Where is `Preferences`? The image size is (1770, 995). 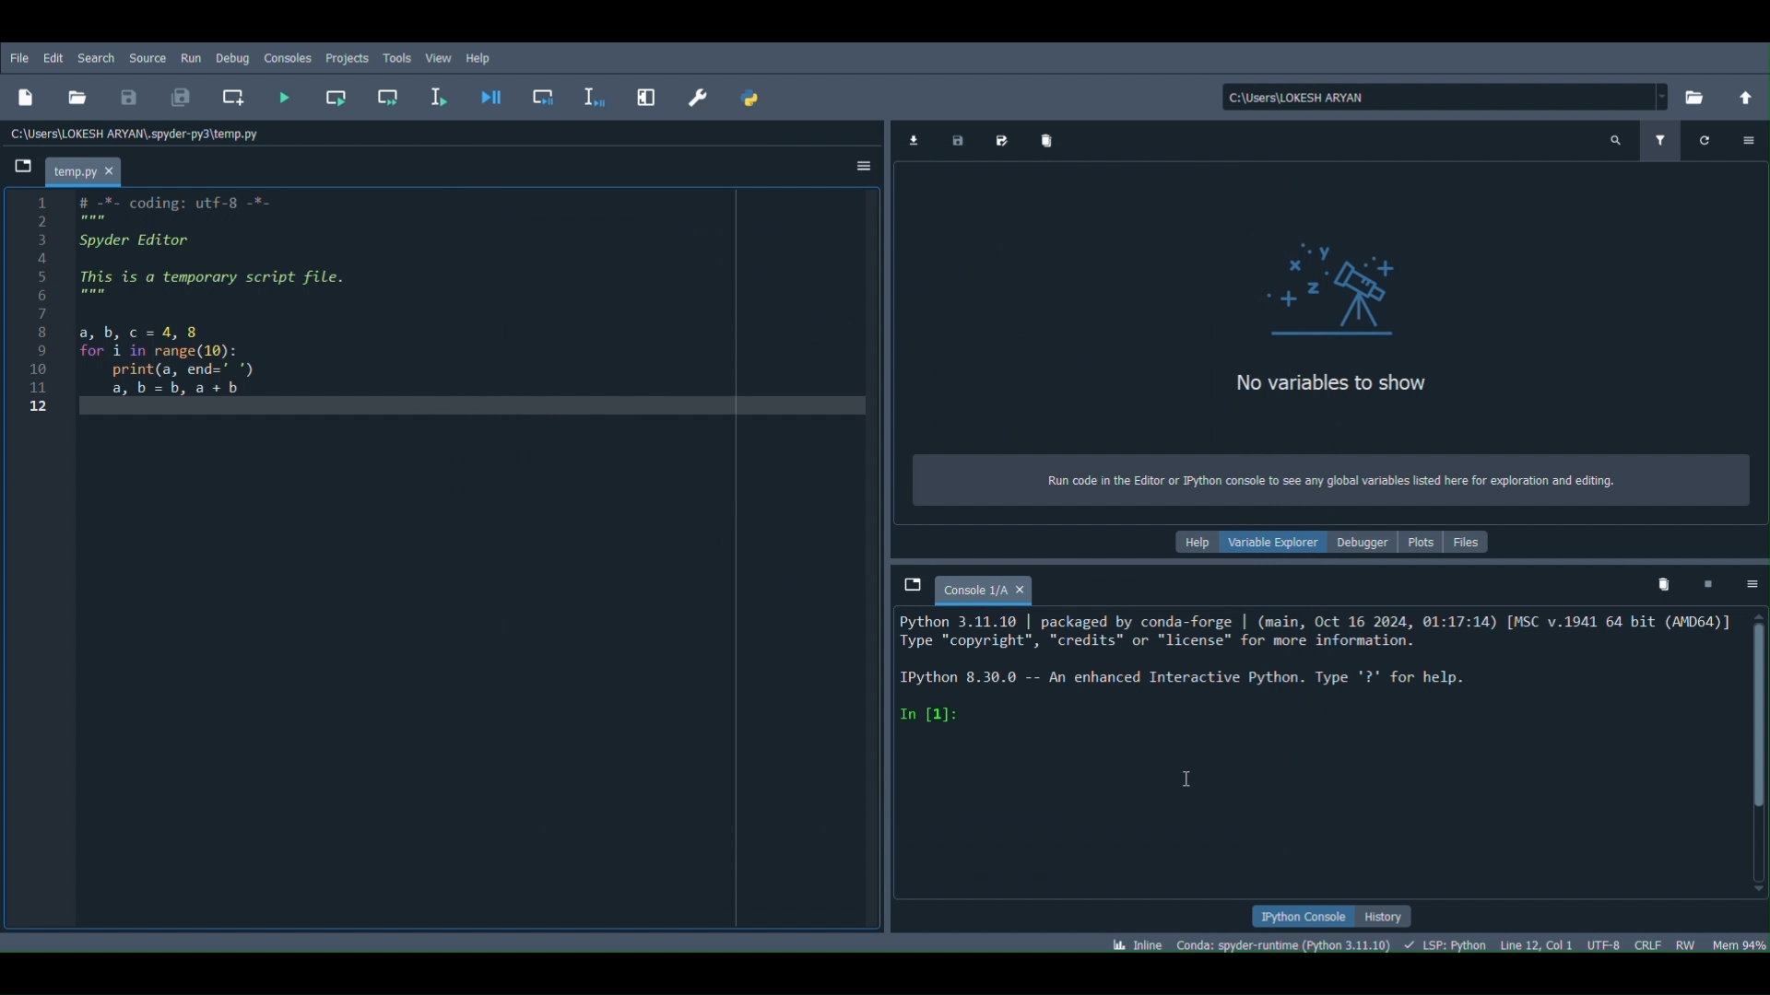 Preferences is located at coordinates (702, 95).